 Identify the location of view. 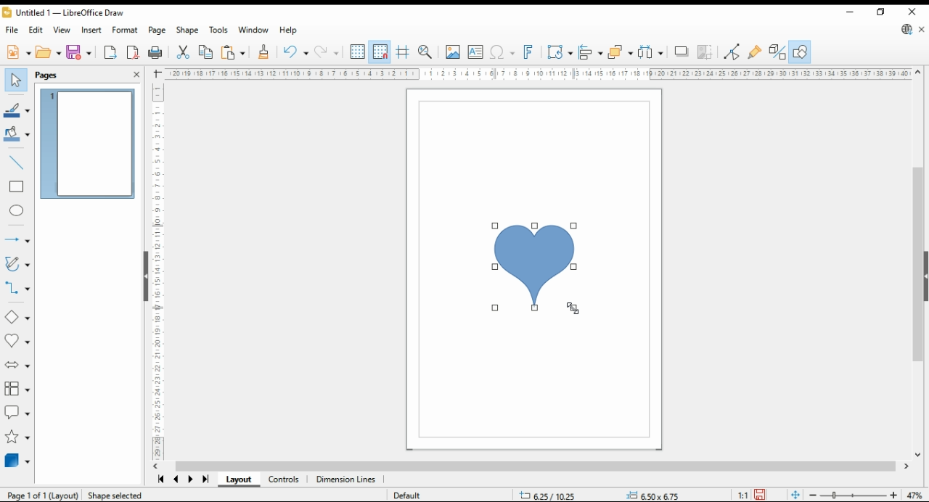
(62, 30).